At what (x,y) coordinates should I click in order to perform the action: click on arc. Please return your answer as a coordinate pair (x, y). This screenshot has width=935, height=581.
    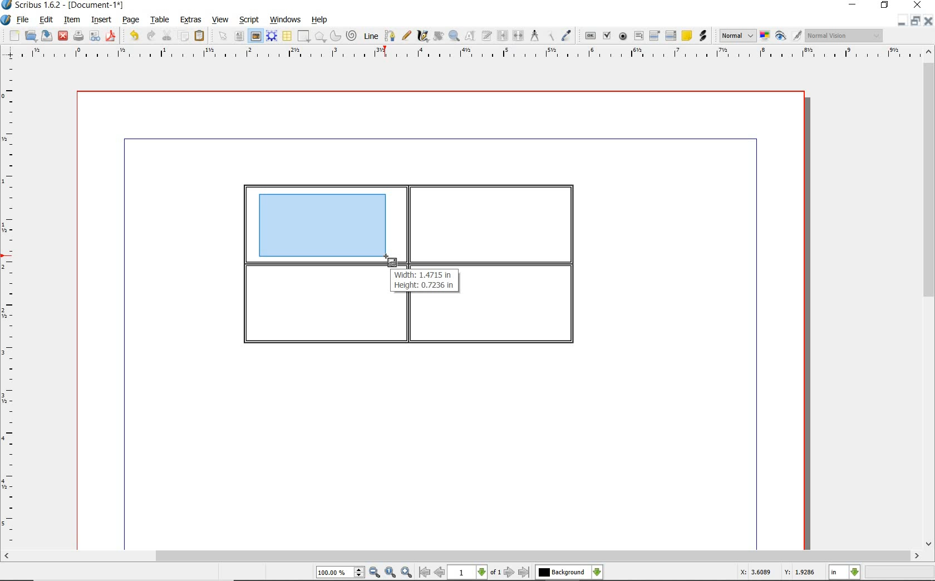
    Looking at the image, I should click on (337, 37).